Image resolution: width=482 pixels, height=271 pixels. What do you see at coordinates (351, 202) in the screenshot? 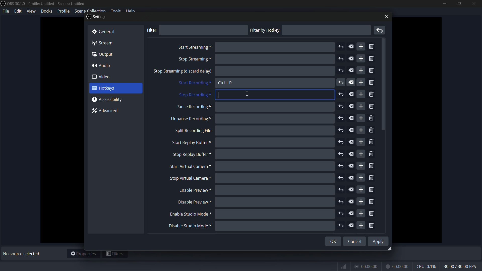
I see `delete` at bounding box center [351, 202].